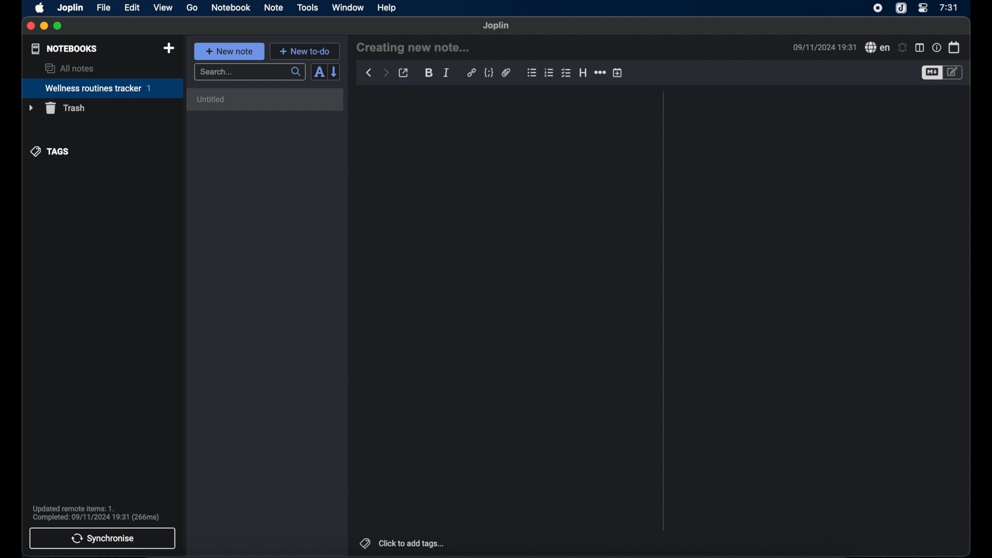  I want to click on spell check, so click(876, 47).